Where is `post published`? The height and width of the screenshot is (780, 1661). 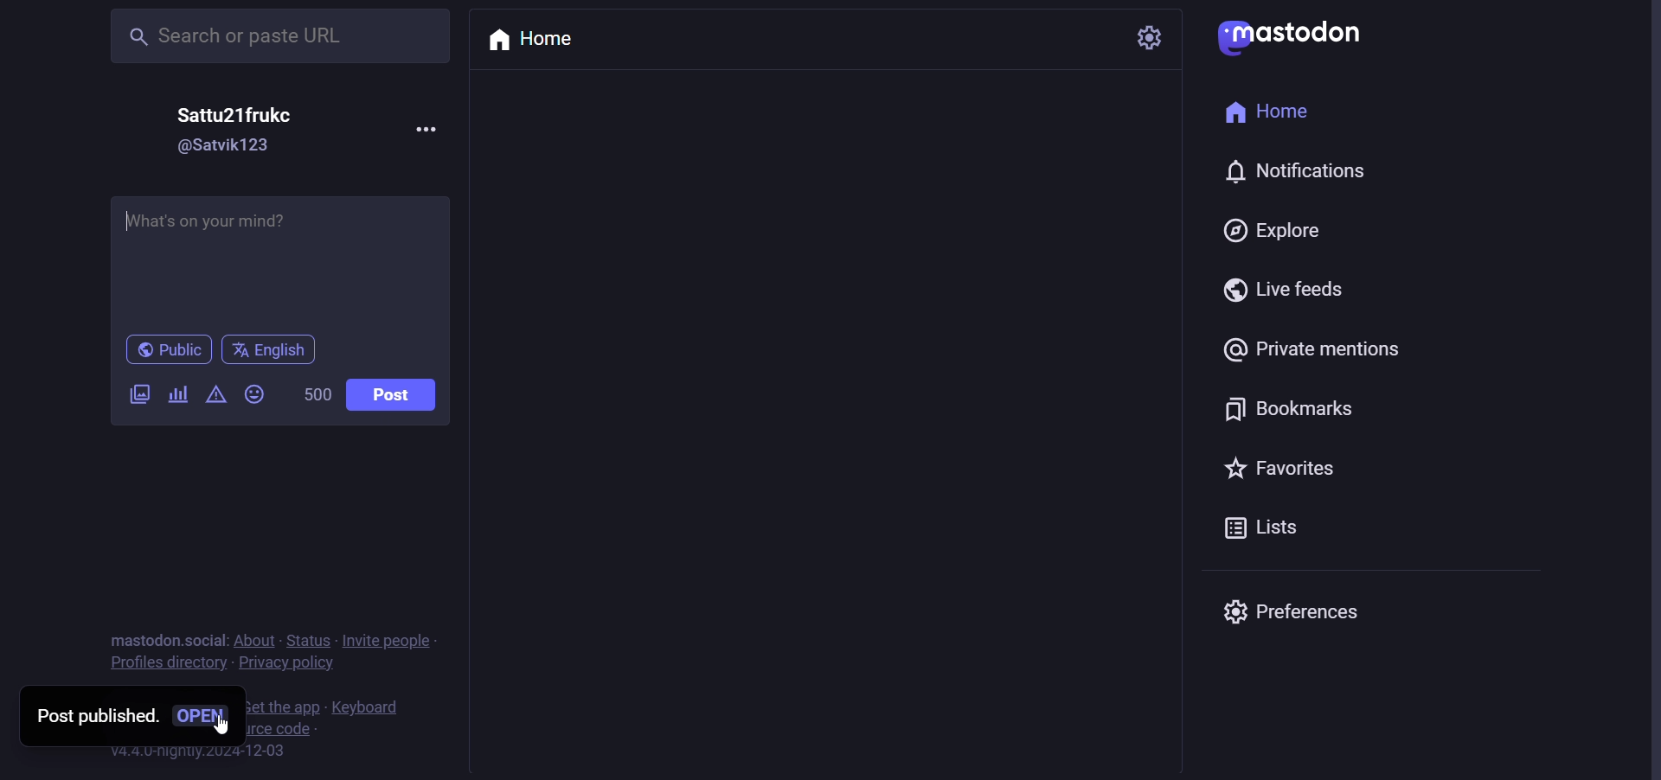 post published is located at coordinates (93, 716).